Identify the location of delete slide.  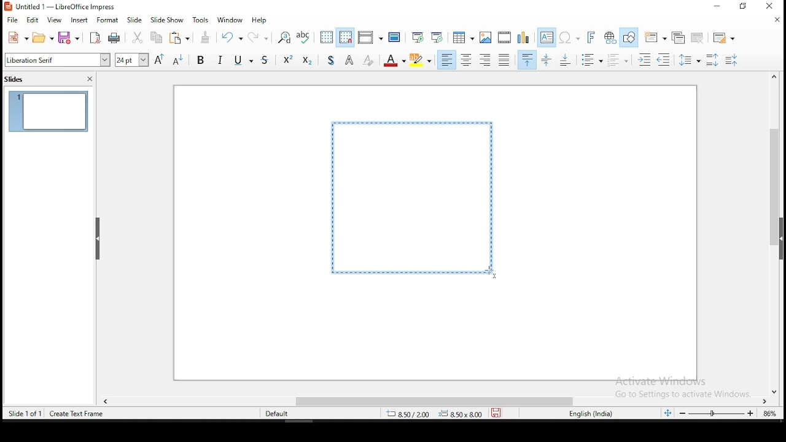
(698, 36).